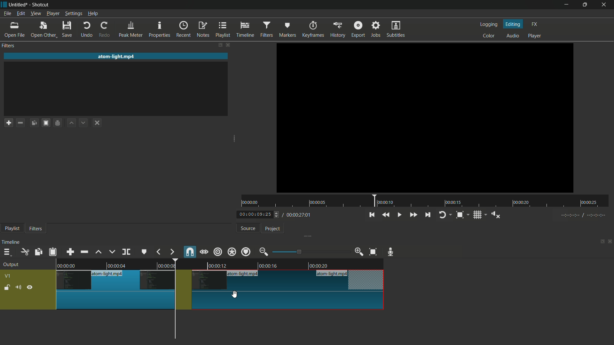 This screenshot has width=614, height=345. What do you see at coordinates (298, 215) in the screenshot?
I see `total time` at bounding box center [298, 215].